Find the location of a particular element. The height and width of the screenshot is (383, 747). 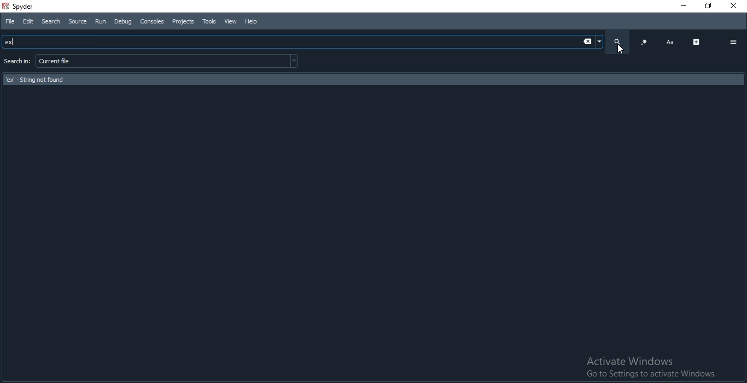

Run is located at coordinates (100, 21).